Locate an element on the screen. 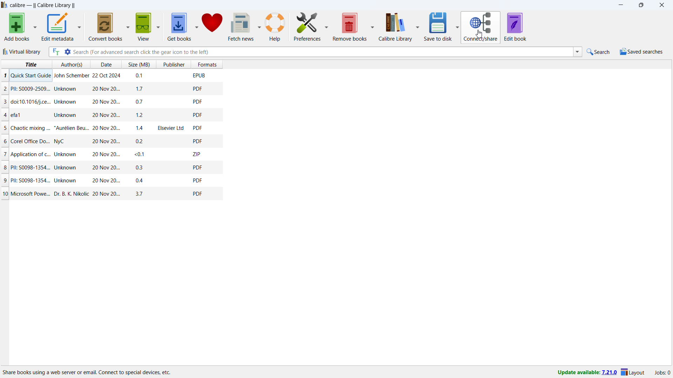 This screenshot has width=673, height=378.  is located at coordinates (438, 27).